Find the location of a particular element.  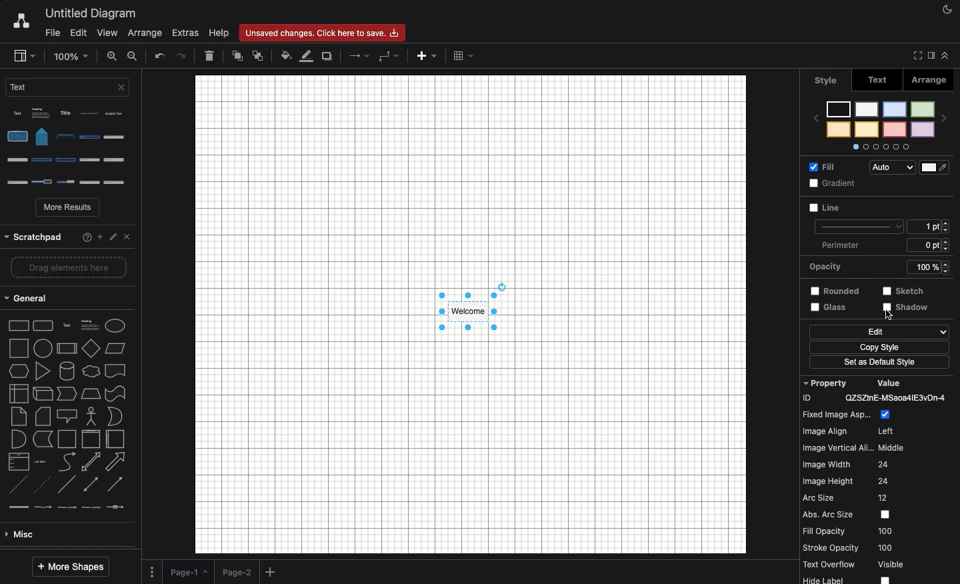

More results is located at coordinates (69, 209).